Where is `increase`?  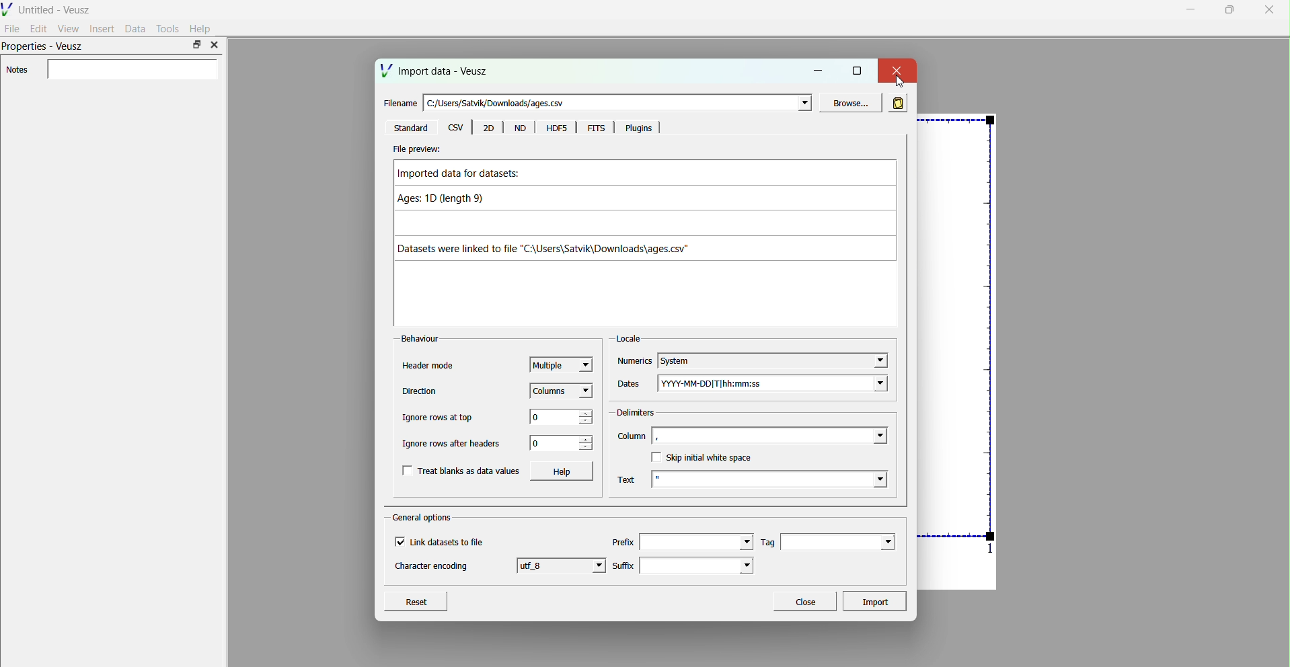
increase is located at coordinates (586, 414).